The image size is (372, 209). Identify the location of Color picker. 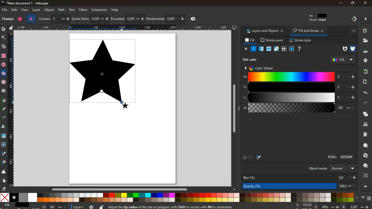
(260, 156).